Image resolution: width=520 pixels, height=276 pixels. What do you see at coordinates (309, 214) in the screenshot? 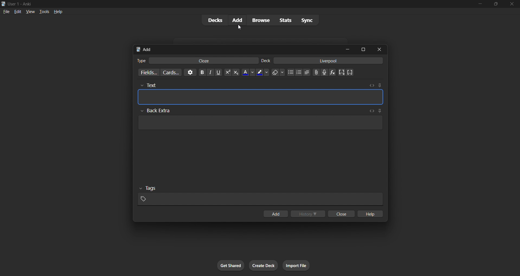
I see `history` at bounding box center [309, 214].